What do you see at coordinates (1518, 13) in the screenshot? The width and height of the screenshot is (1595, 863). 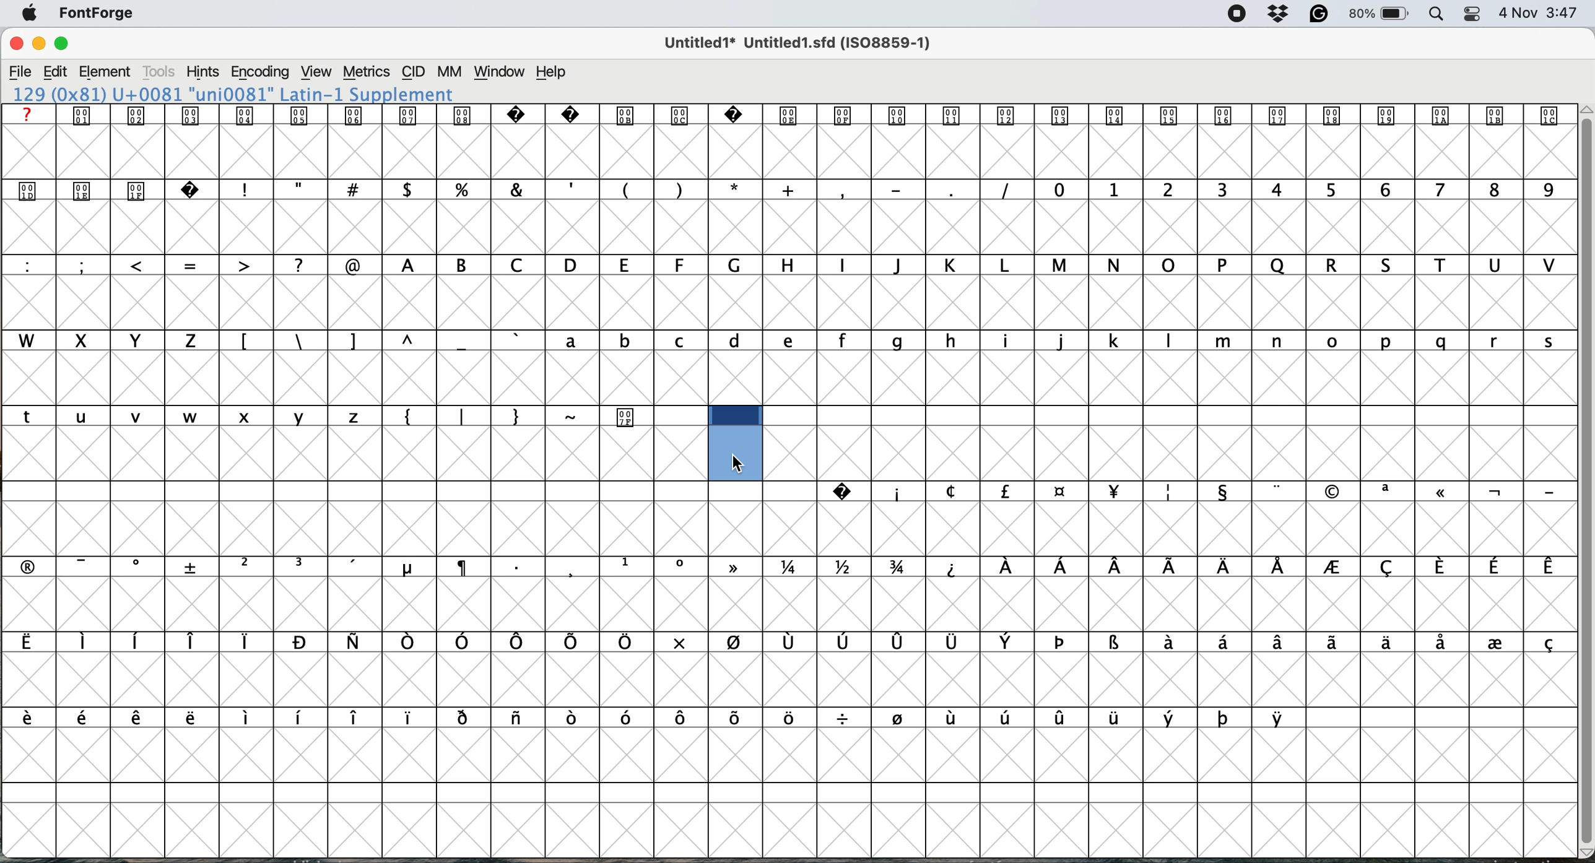 I see `Date` at bounding box center [1518, 13].